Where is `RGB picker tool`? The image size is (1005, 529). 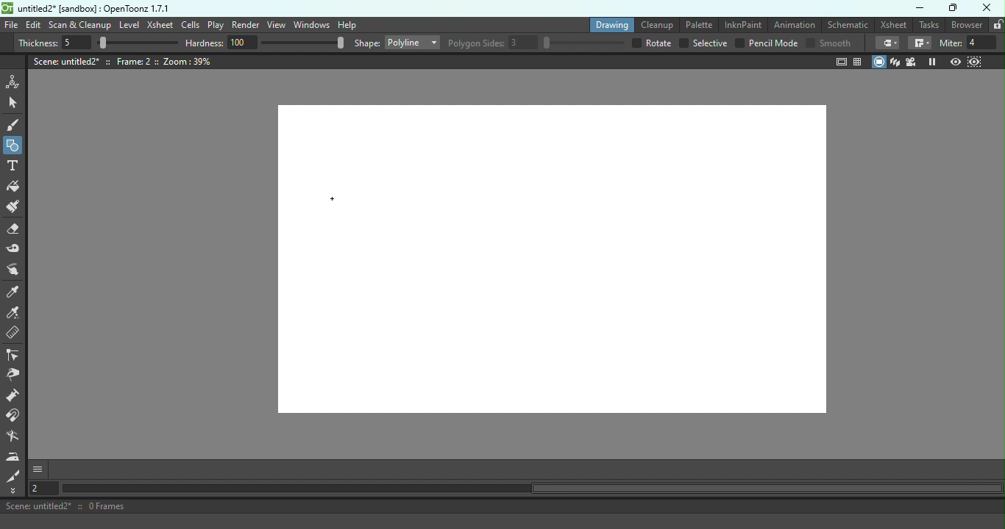
RGB picker tool is located at coordinates (15, 314).